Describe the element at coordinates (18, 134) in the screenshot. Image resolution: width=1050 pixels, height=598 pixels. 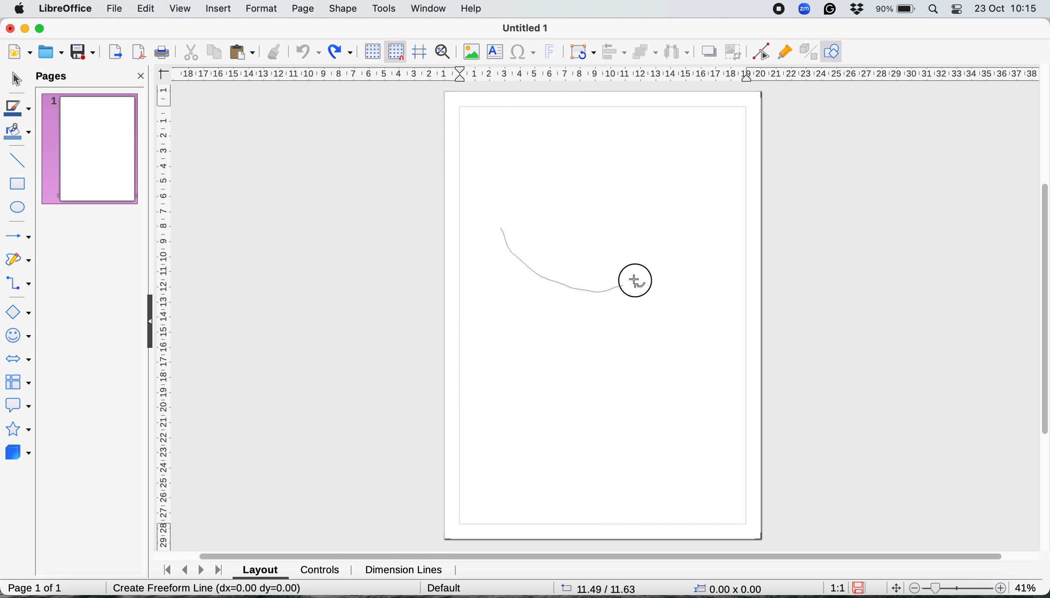
I see `fill color` at that location.